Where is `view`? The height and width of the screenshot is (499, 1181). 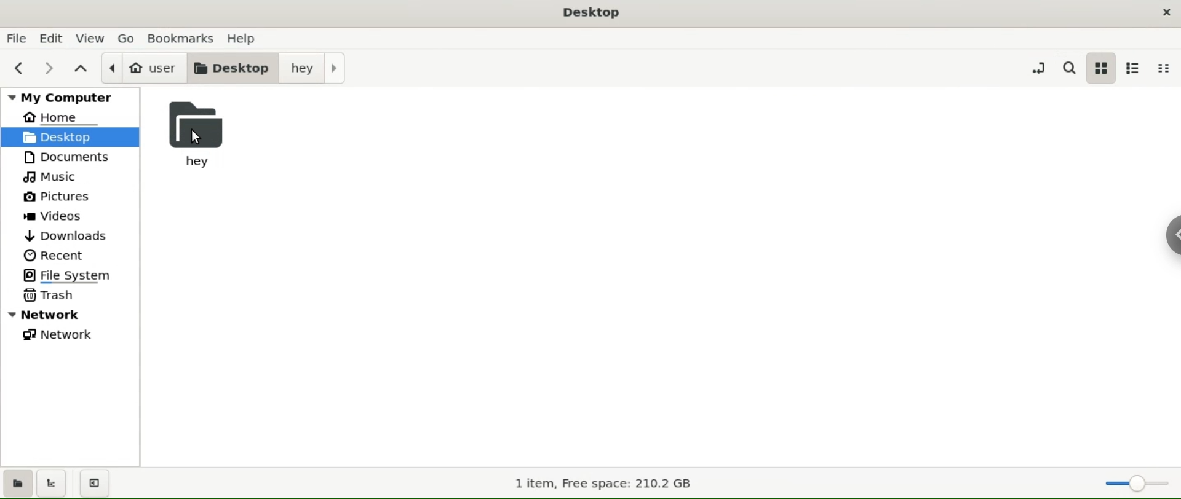 view is located at coordinates (90, 38).